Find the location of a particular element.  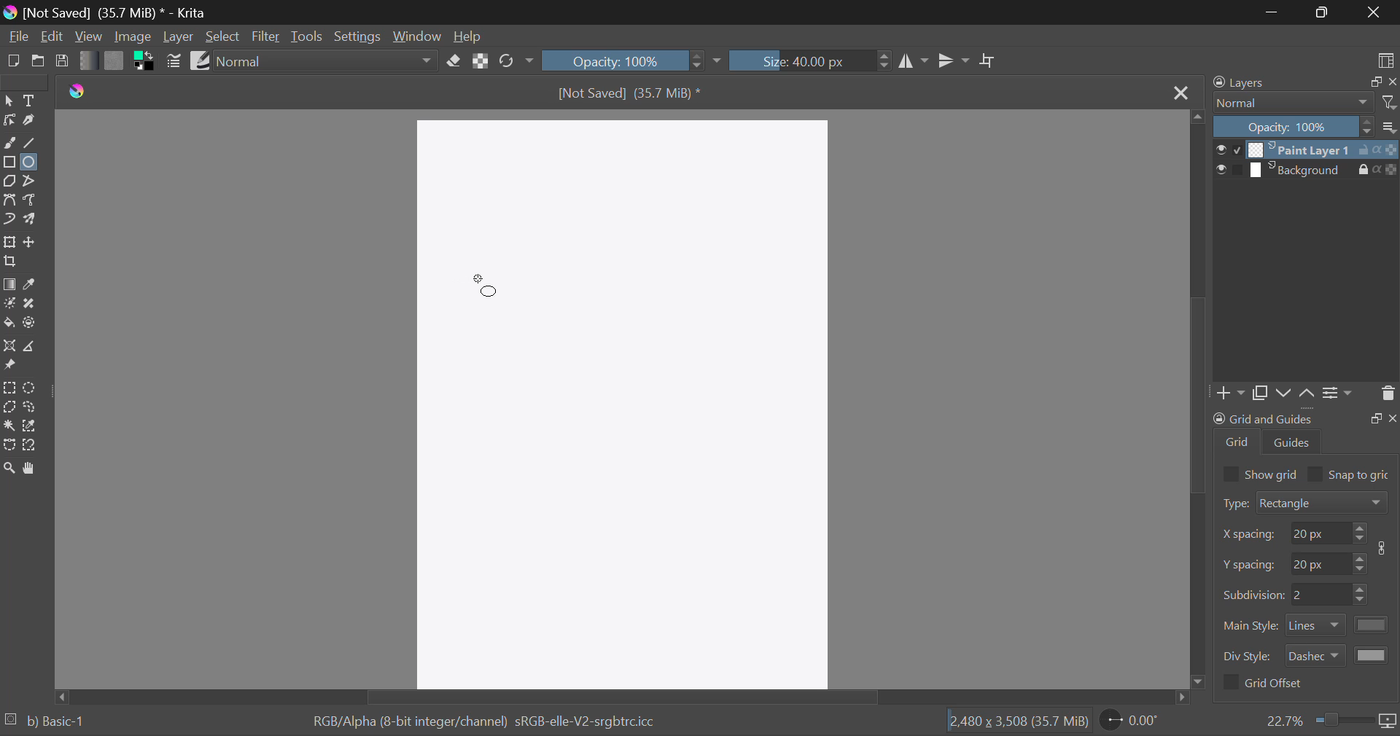

Bezier Curve Selection is located at coordinates (9, 446).